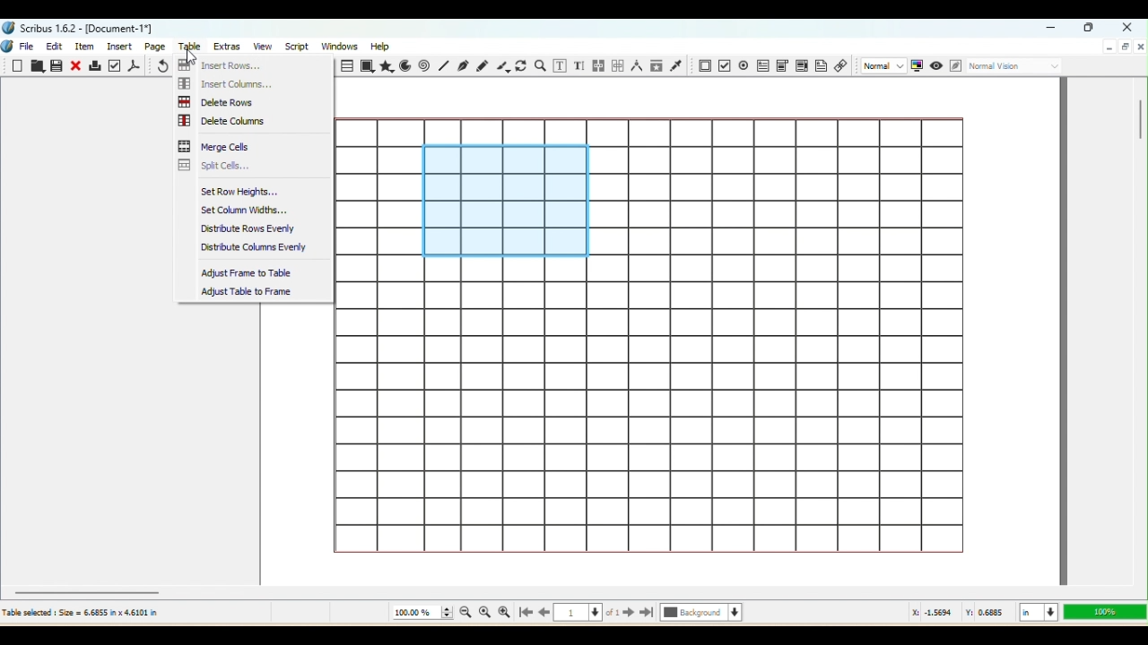 This screenshot has height=645, width=1148. Describe the element at coordinates (194, 60) in the screenshot. I see `cursor` at that location.